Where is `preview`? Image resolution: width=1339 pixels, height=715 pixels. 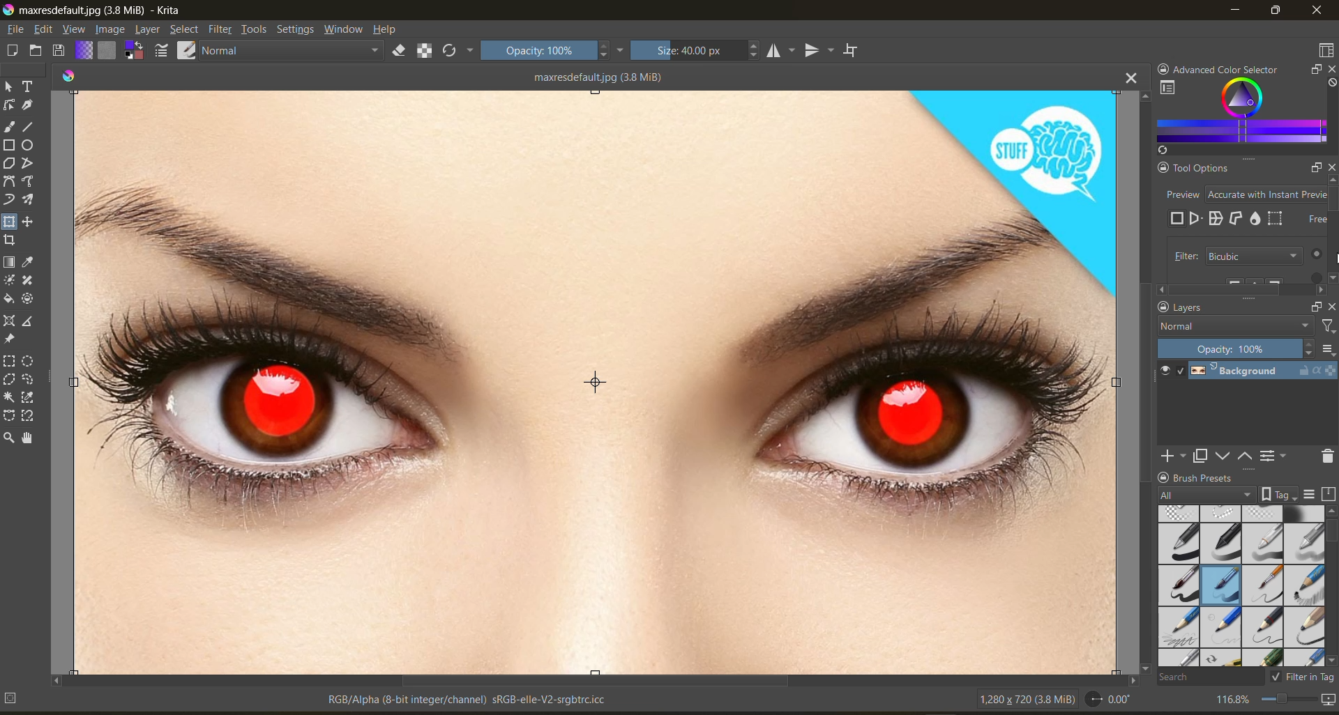 preview is located at coordinates (1241, 194).